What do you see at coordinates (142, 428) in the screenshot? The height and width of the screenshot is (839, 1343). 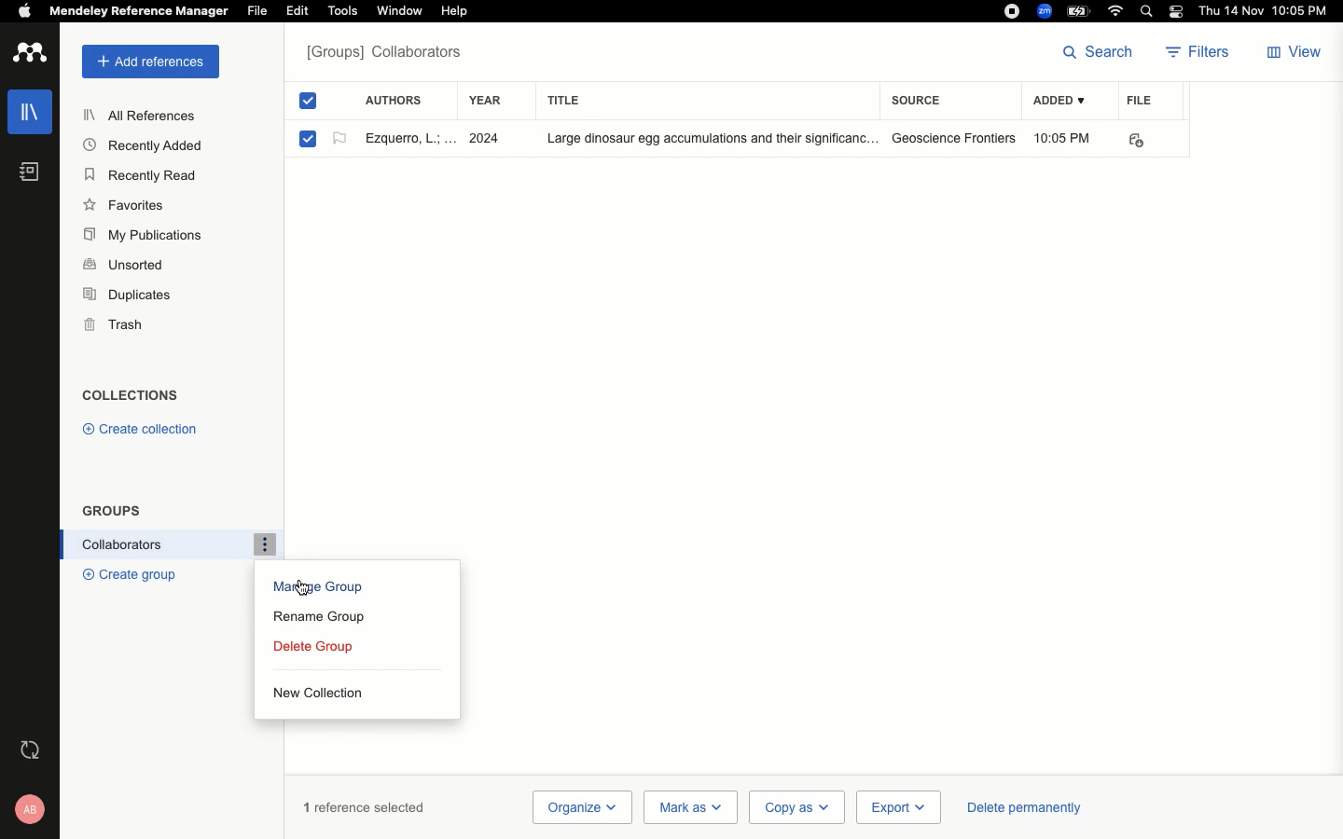 I see `Create collection` at bounding box center [142, 428].